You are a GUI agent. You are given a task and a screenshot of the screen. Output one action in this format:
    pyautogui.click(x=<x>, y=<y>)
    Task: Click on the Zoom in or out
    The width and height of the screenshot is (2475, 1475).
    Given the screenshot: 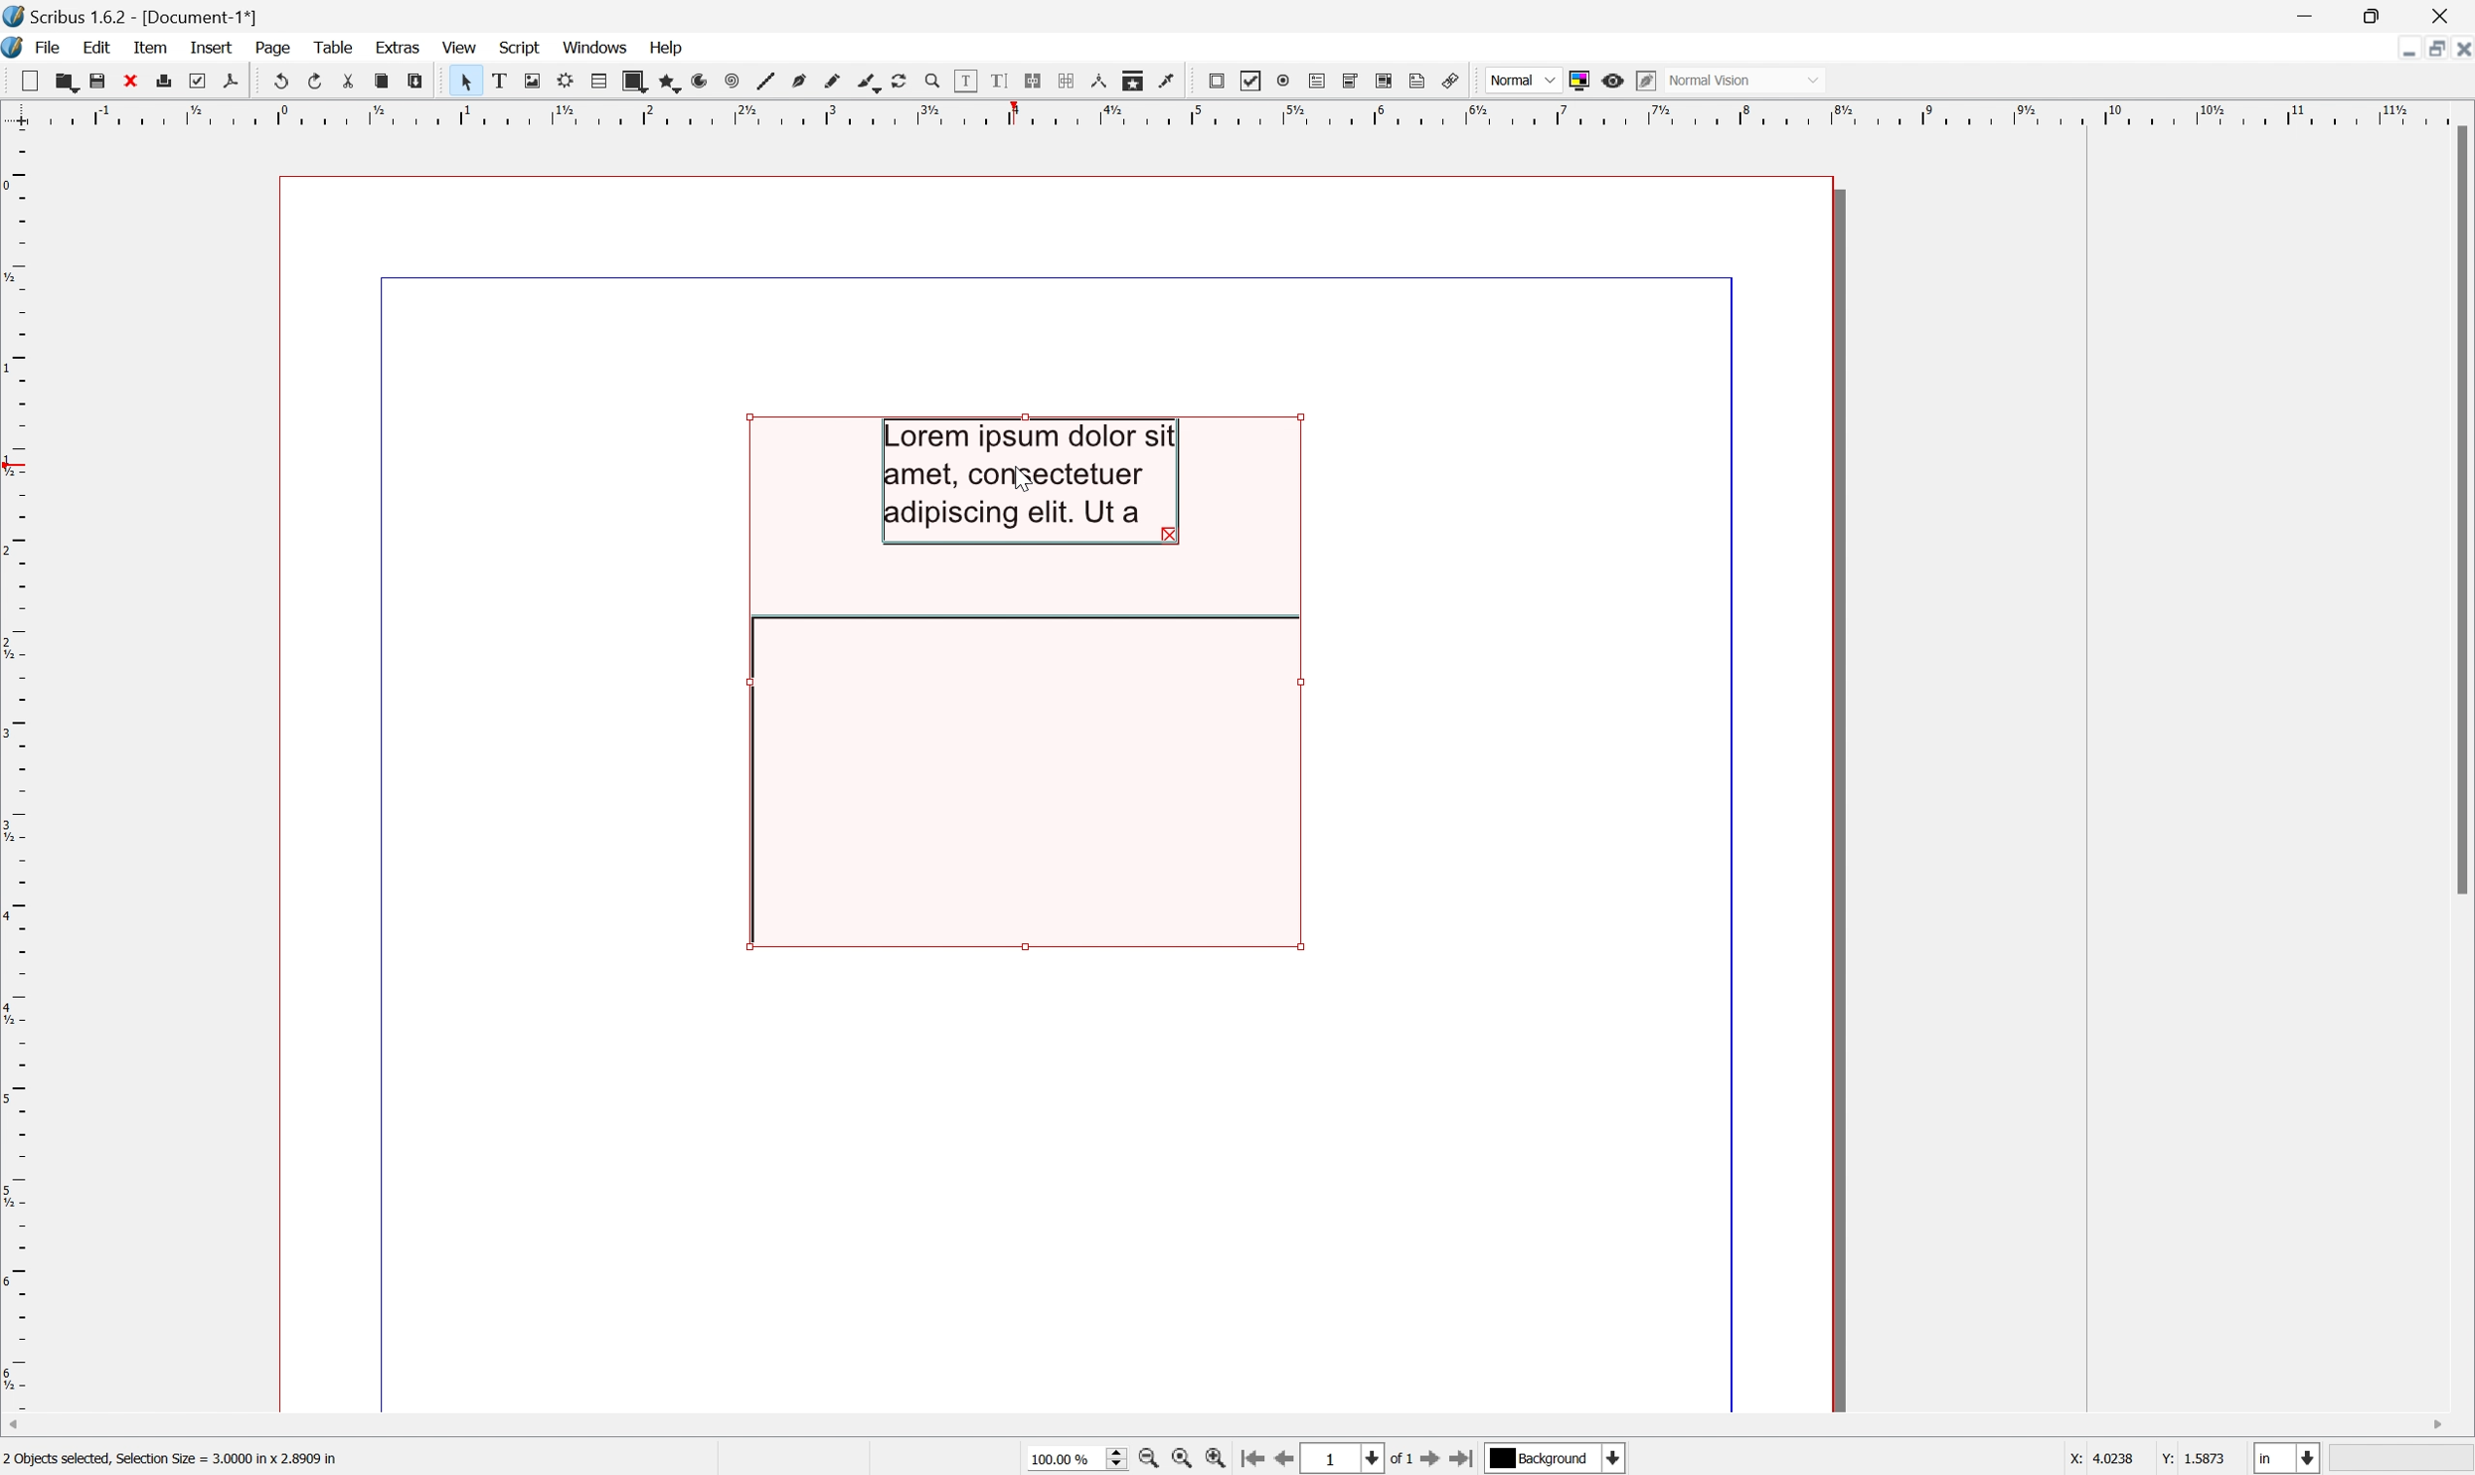 What is the action you would take?
    pyautogui.click(x=928, y=82)
    